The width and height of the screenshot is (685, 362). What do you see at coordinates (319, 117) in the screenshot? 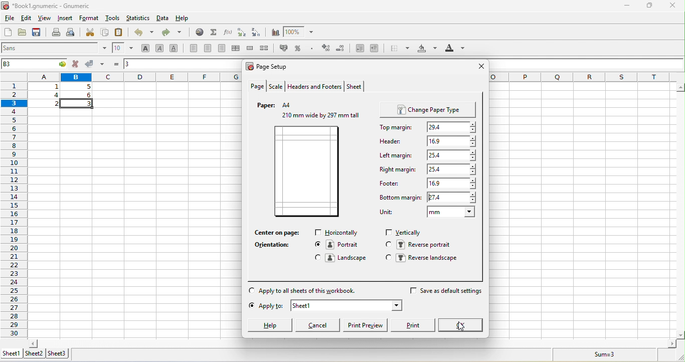
I see `210 mm wide by297 mm tall` at bounding box center [319, 117].